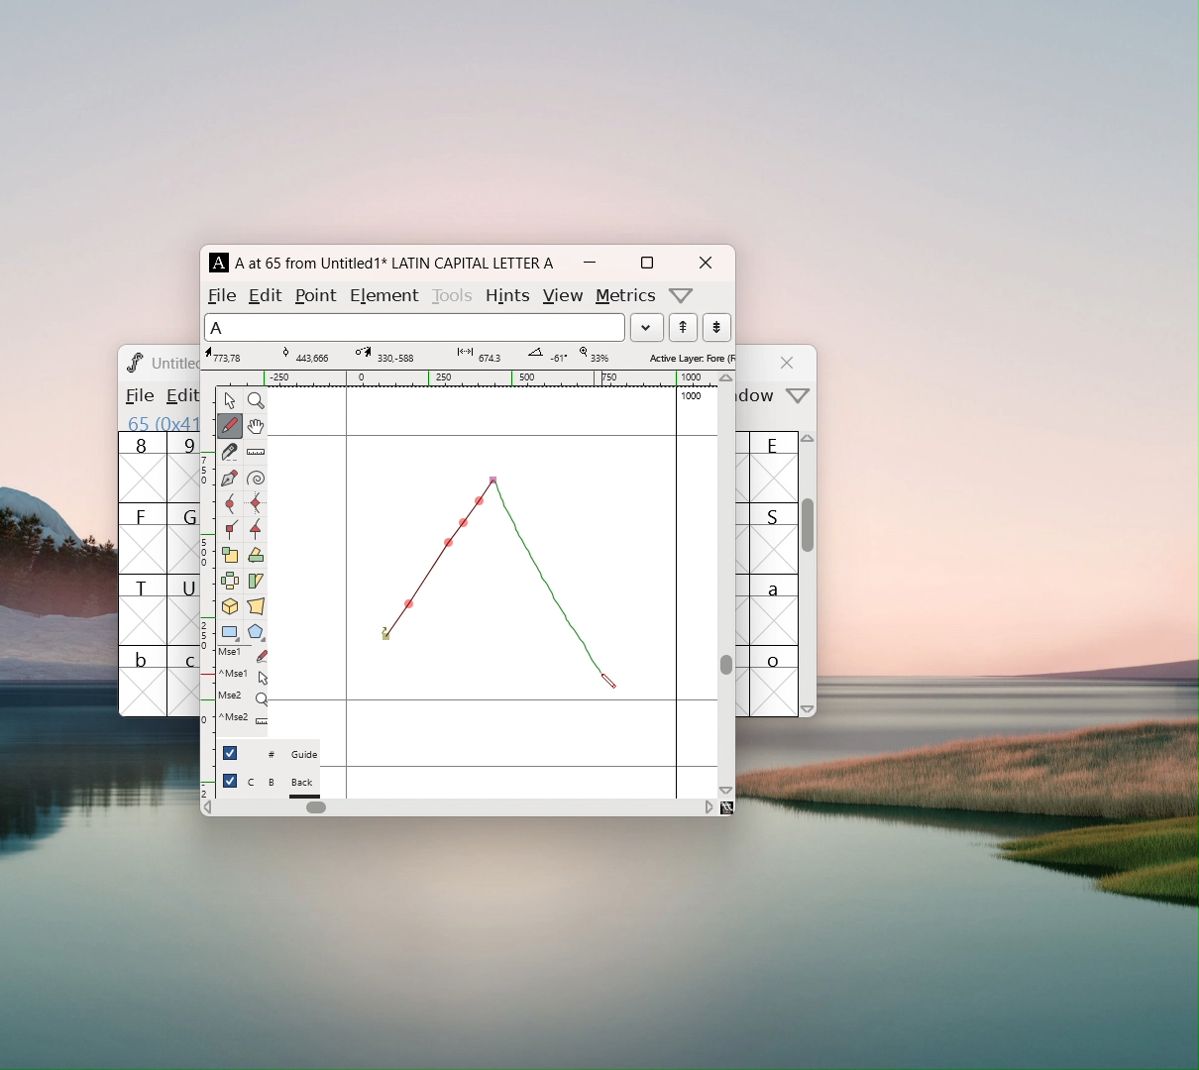 The image size is (1199, 1070). Describe the element at coordinates (267, 294) in the screenshot. I see `edit` at that location.